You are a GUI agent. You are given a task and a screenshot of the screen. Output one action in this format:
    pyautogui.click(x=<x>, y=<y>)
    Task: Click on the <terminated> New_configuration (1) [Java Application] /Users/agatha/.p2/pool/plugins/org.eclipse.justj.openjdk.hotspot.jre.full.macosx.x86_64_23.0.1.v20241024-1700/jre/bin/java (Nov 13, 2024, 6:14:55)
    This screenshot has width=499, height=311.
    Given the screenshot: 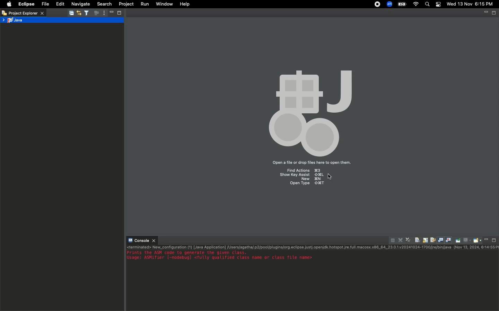 What is the action you would take?
    pyautogui.click(x=312, y=247)
    